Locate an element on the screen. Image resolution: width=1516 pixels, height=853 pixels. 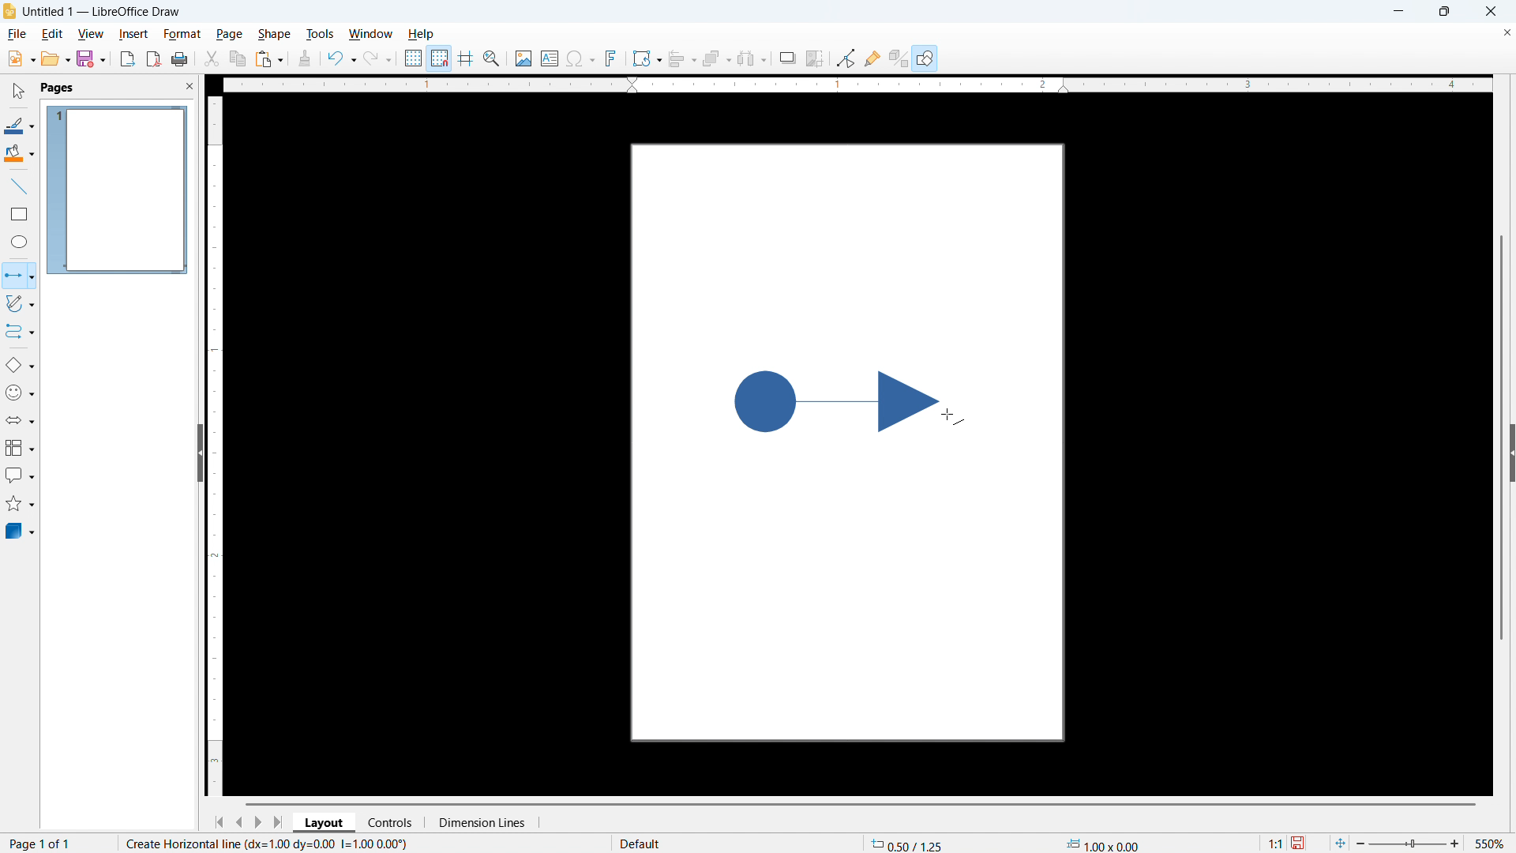
Shape  is located at coordinates (273, 35).